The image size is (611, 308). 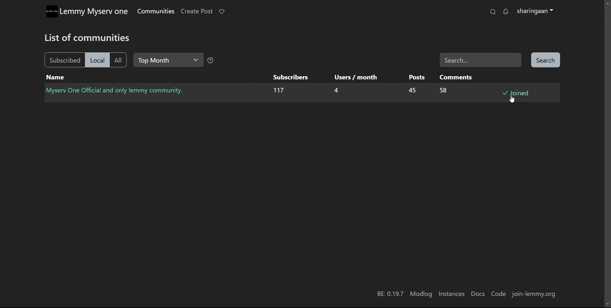 I want to click on search, so click(x=492, y=12).